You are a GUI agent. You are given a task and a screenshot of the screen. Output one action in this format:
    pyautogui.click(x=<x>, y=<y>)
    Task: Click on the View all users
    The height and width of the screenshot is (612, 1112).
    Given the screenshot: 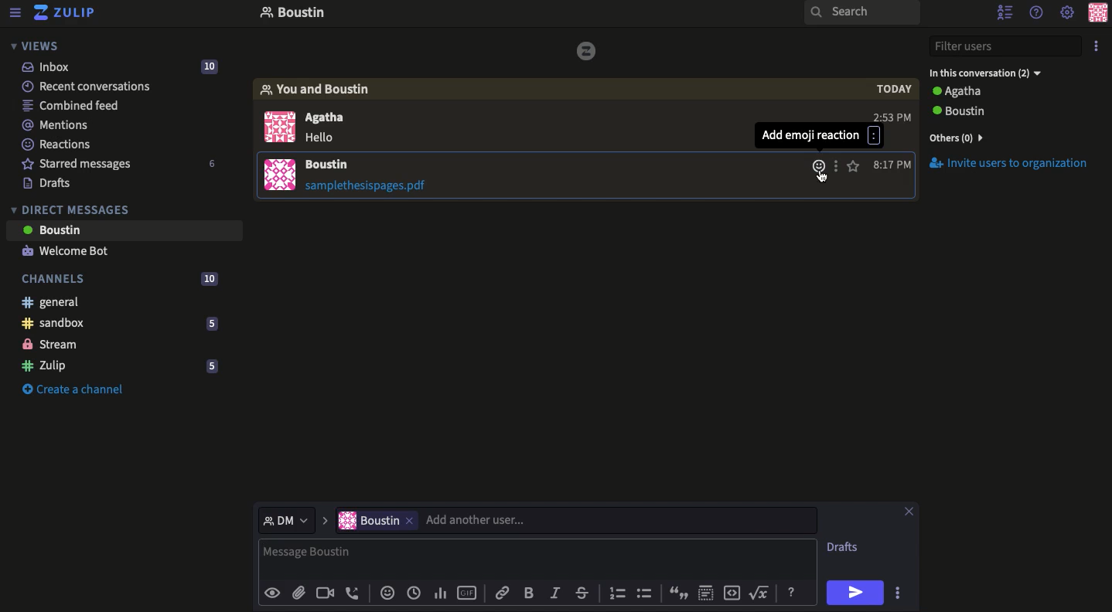 What is the action you would take?
    pyautogui.click(x=973, y=140)
    